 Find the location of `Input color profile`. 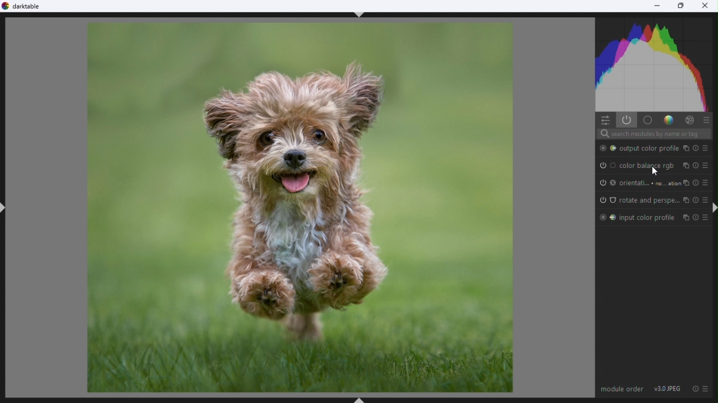

Input color profile is located at coordinates (654, 217).